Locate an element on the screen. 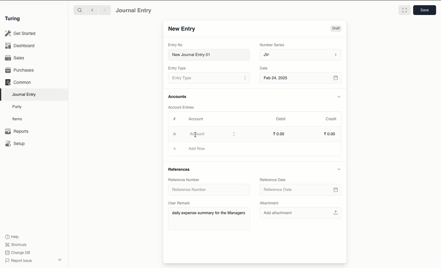  Entry No is located at coordinates (175, 45).